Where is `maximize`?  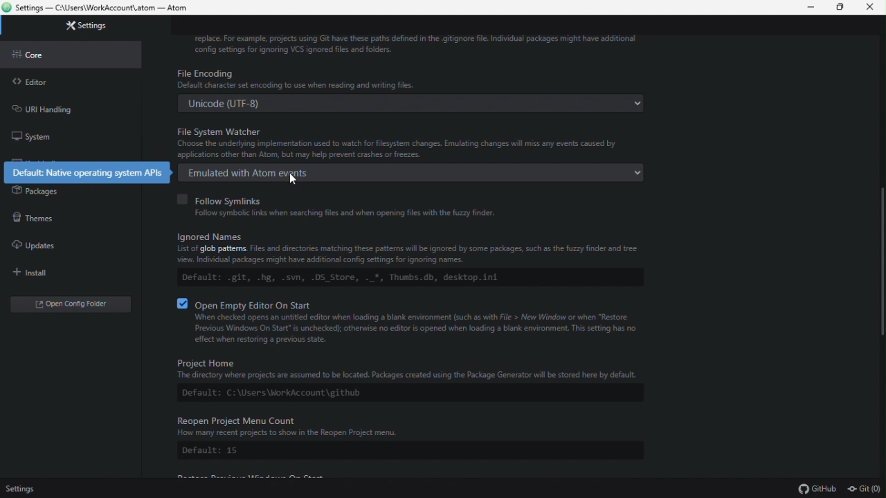 maximize is located at coordinates (842, 8).